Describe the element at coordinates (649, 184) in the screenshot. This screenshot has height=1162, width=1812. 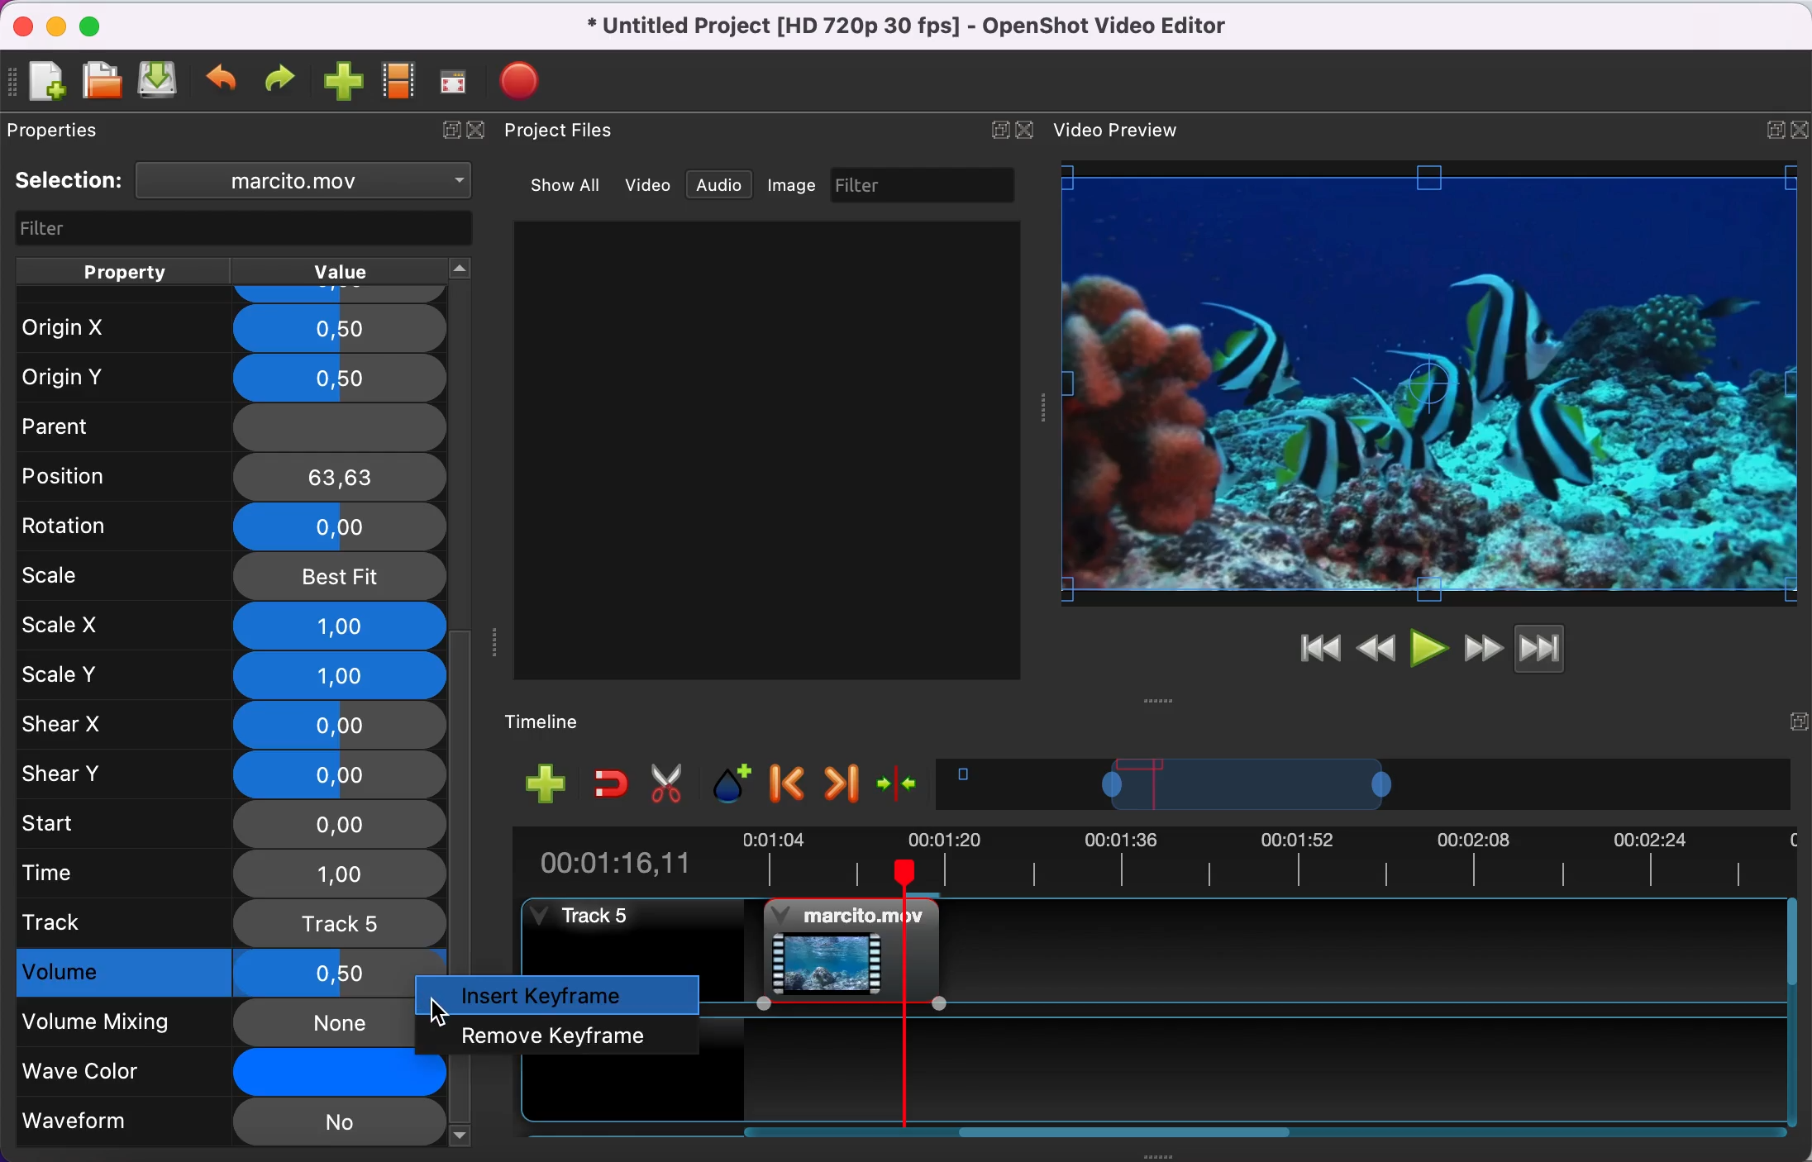
I see `video` at that location.